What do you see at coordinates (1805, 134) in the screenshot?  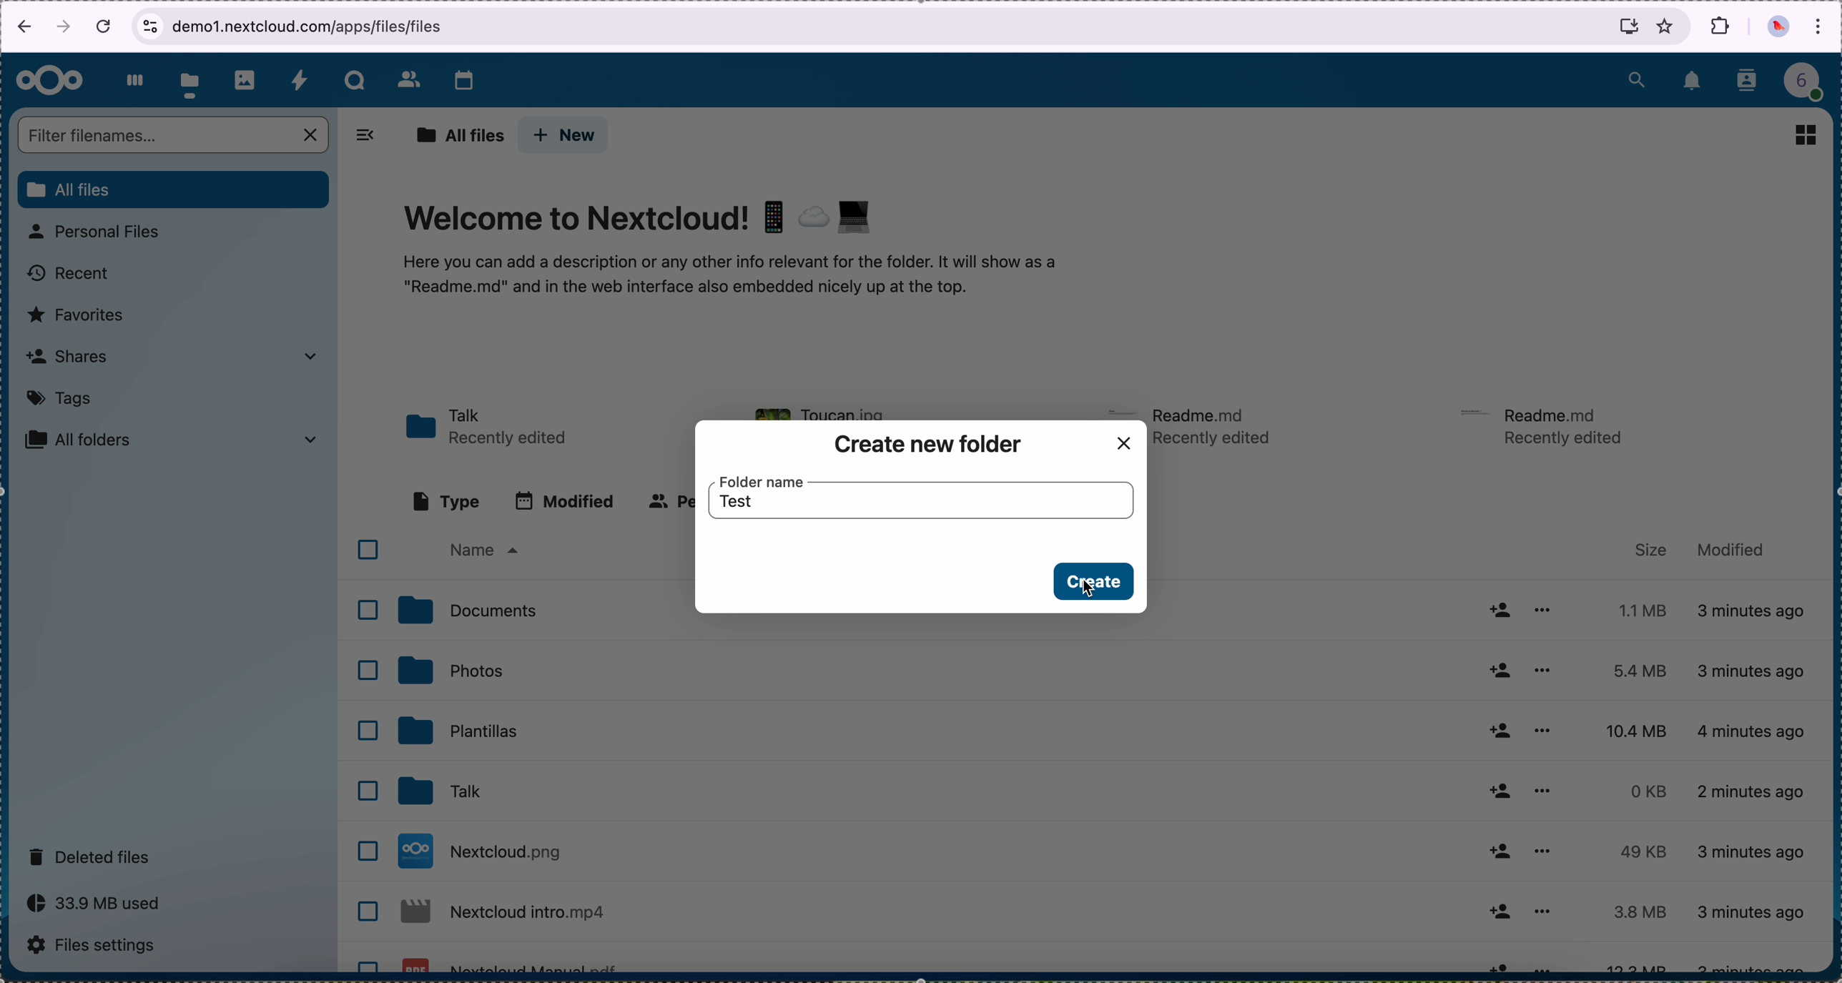 I see `view grid` at bounding box center [1805, 134].